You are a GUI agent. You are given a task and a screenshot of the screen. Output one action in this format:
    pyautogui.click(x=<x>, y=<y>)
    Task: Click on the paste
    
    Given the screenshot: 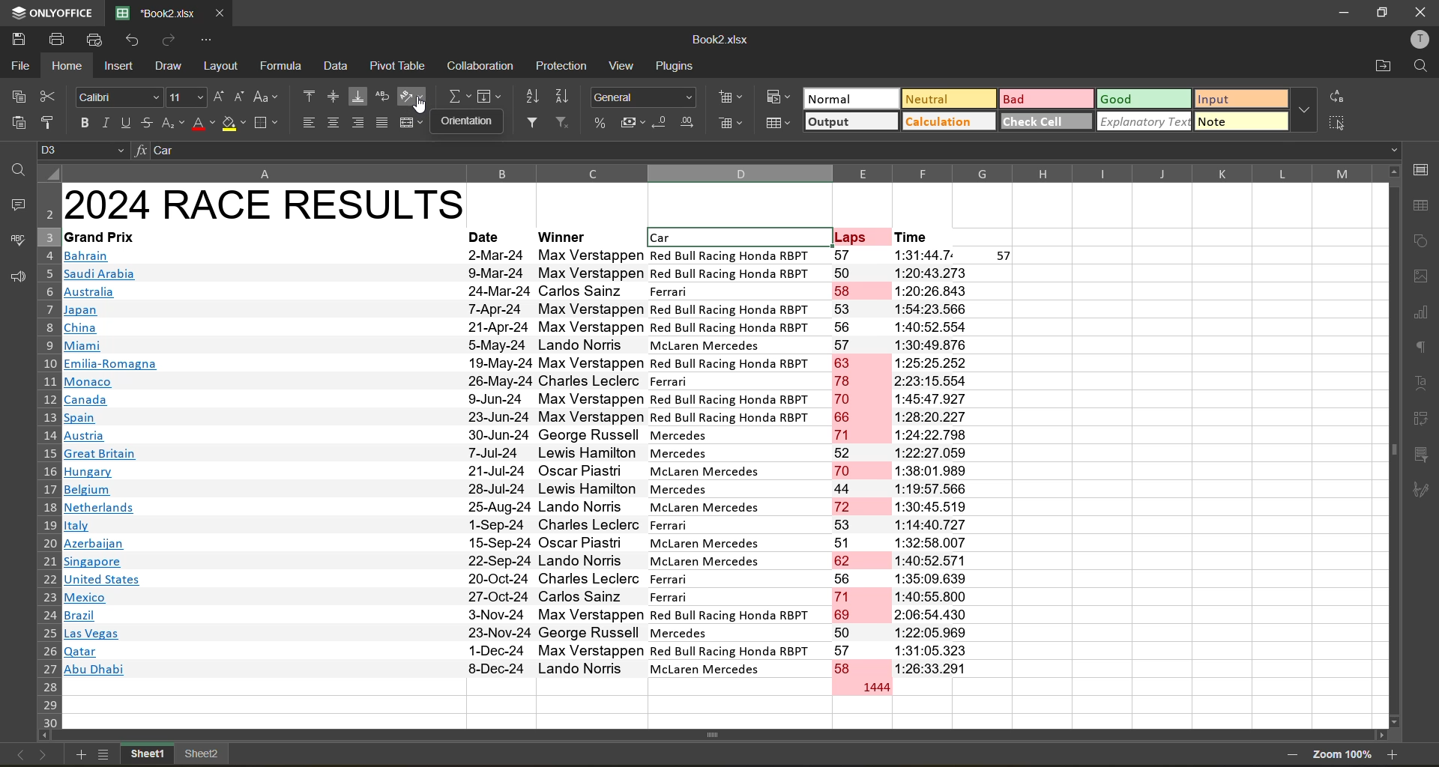 What is the action you would take?
    pyautogui.click(x=18, y=120)
    